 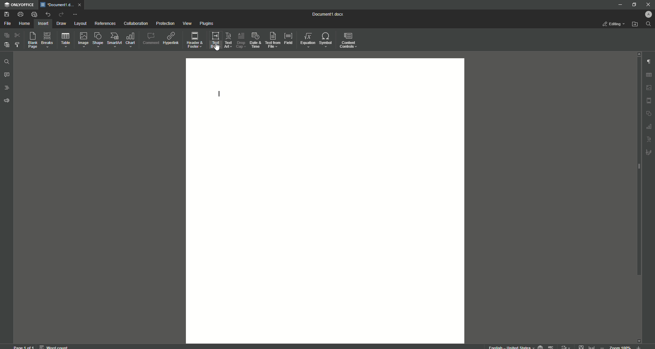 What do you see at coordinates (172, 39) in the screenshot?
I see `Hyperlink` at bounding box center [172, 39].